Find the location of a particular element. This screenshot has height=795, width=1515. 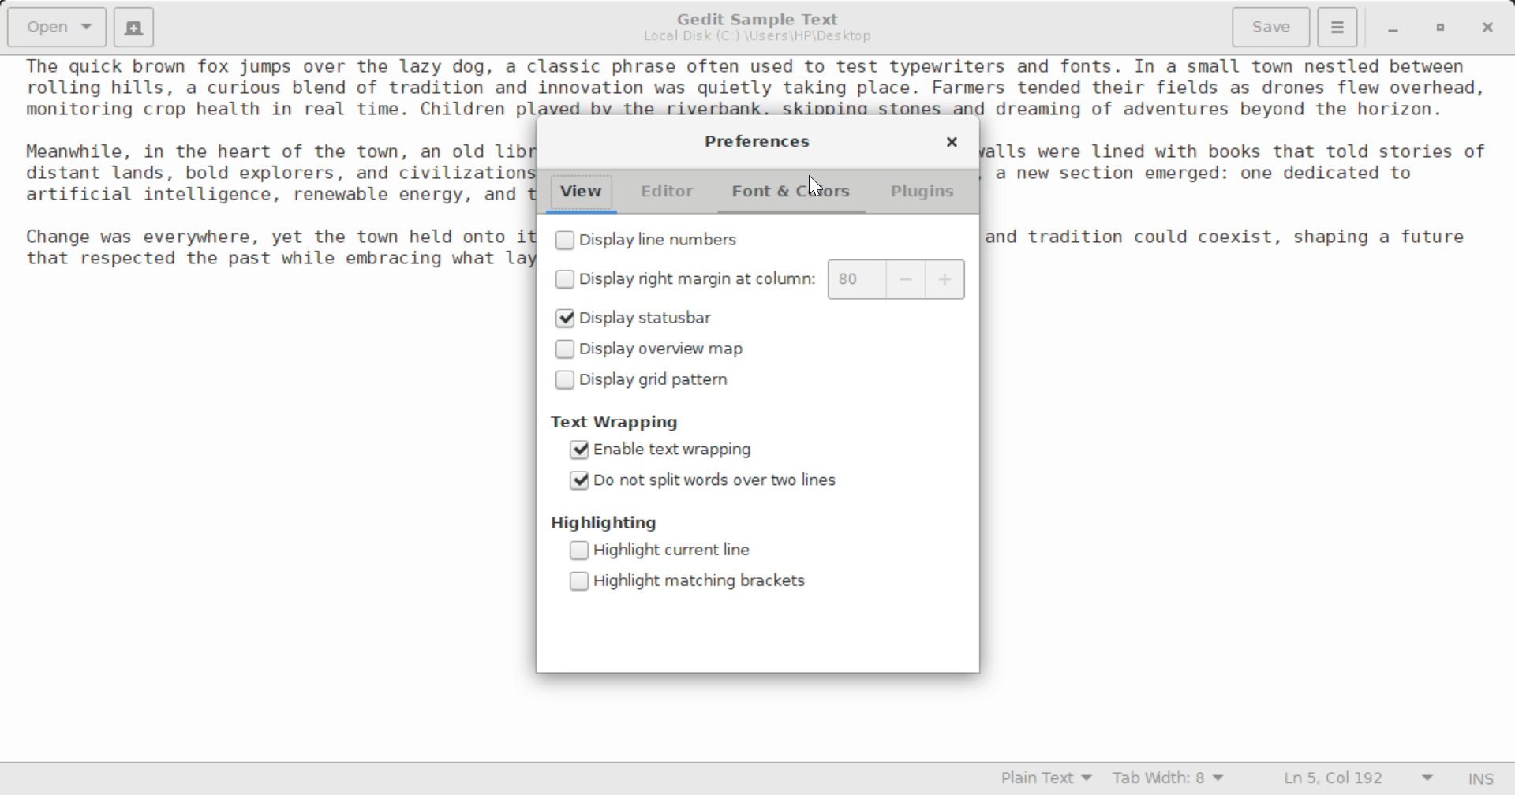

Editor Tab is located at coordinates (669, 192).